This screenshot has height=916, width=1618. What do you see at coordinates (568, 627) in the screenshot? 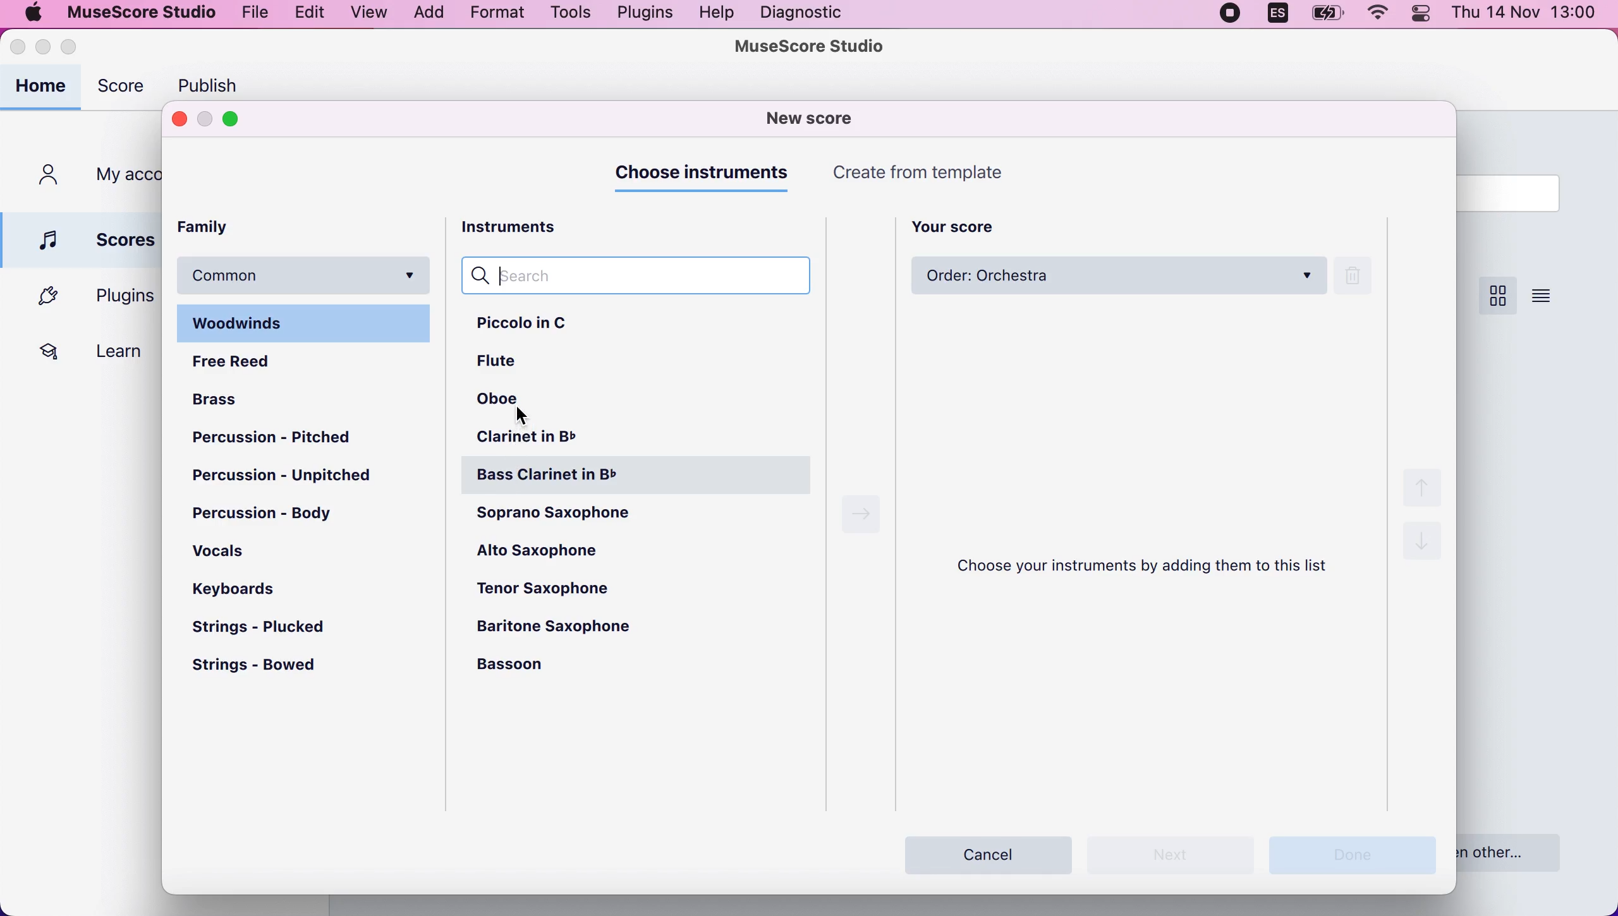
I see `baritone saxophone` at bounding box center [568, 627].